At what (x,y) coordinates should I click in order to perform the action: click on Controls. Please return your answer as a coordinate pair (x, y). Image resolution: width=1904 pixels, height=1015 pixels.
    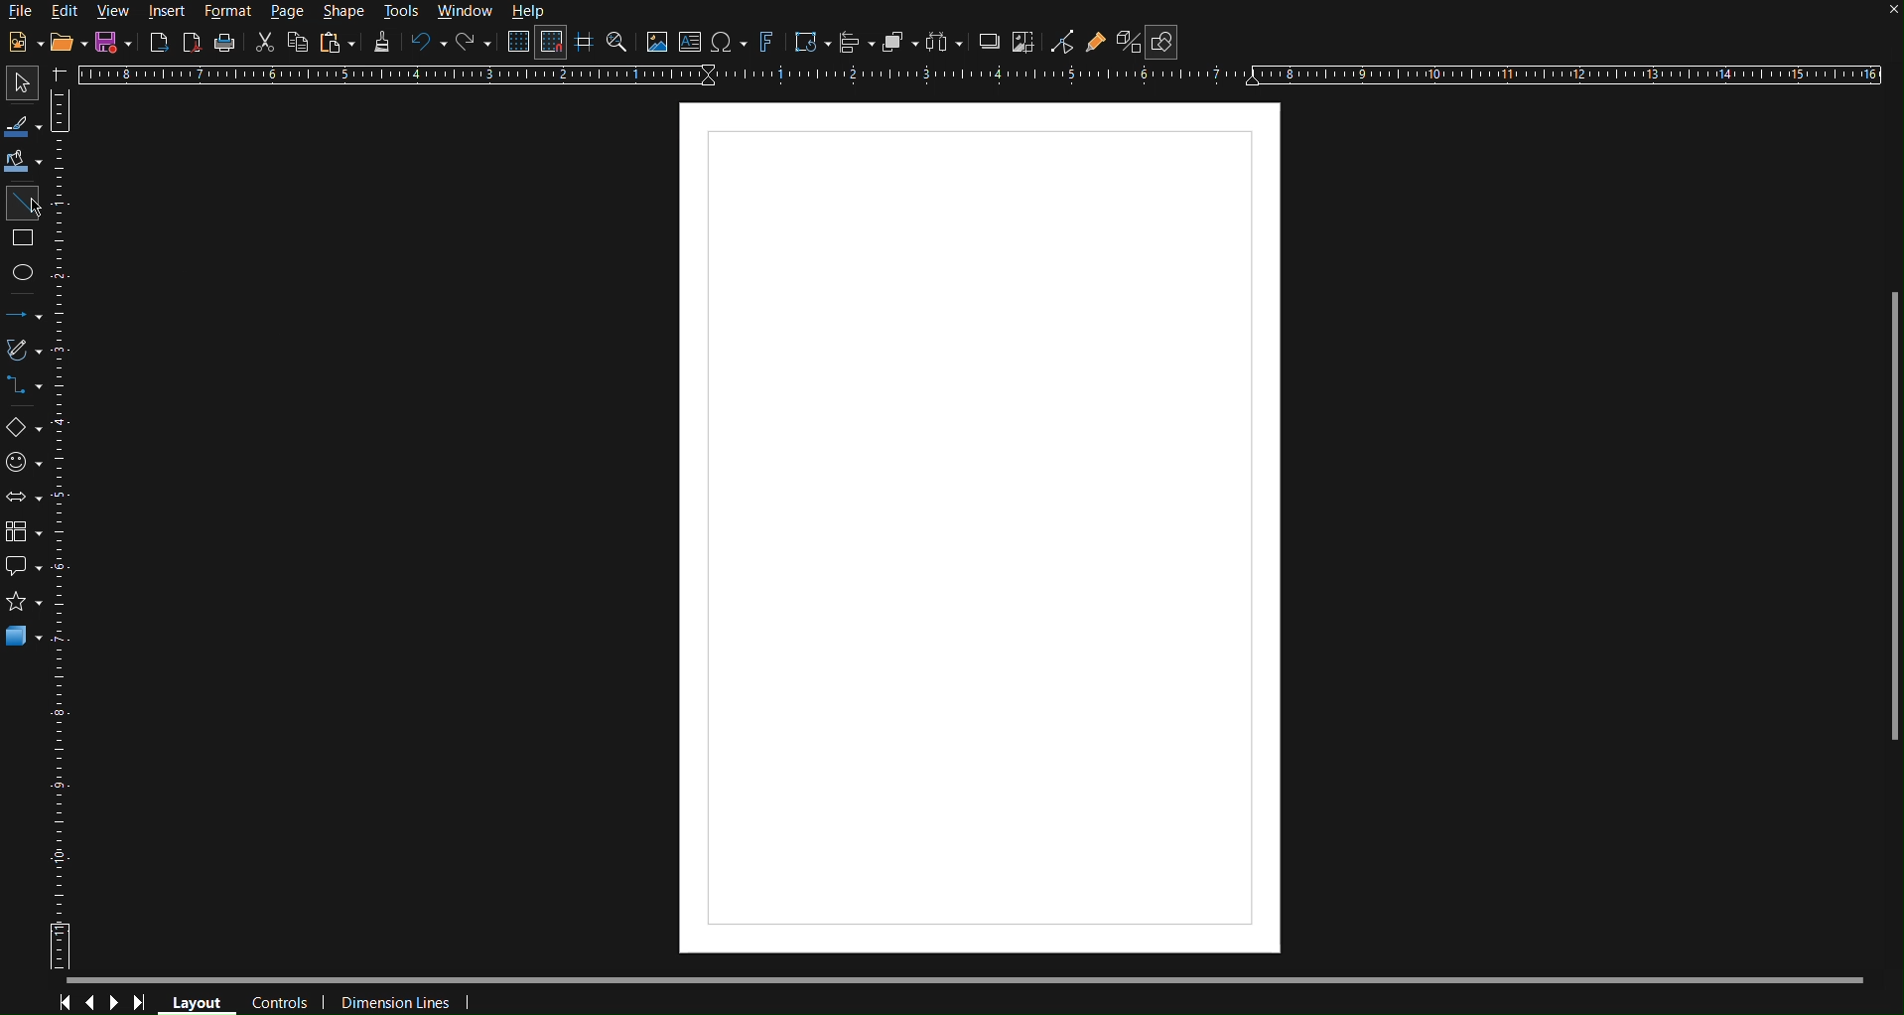
    Looking at the image, I should click on (278, 1003).